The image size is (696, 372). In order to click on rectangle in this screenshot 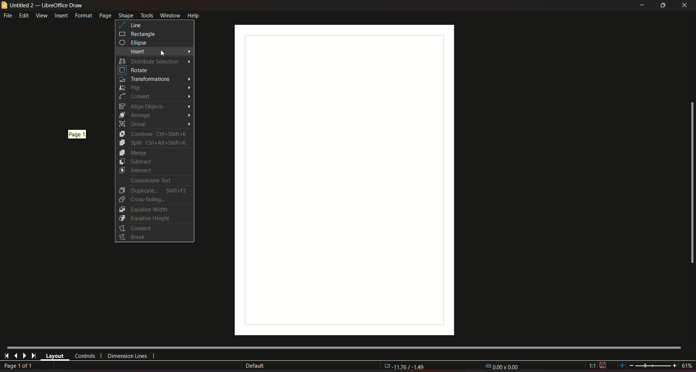, I will do `click(137, 34)`.